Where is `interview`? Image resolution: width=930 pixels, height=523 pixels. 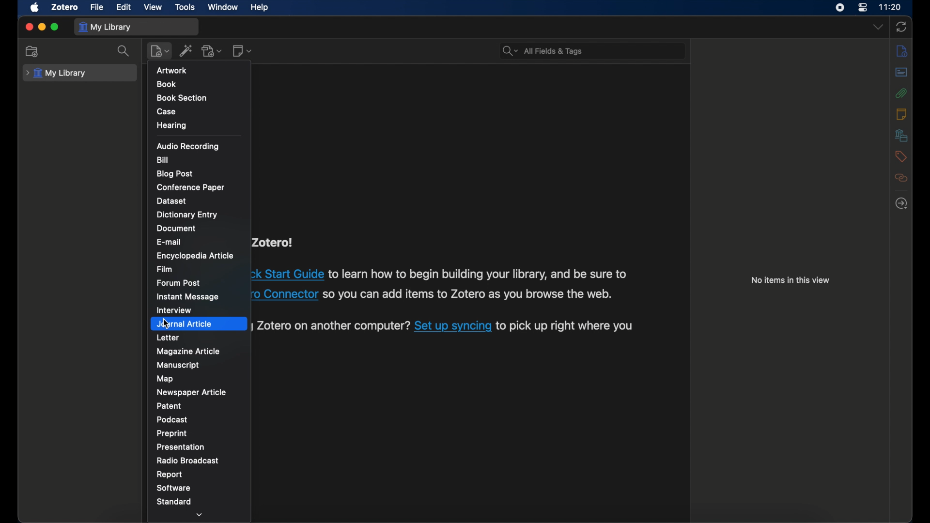
interview is located at coordinates (174, 310).